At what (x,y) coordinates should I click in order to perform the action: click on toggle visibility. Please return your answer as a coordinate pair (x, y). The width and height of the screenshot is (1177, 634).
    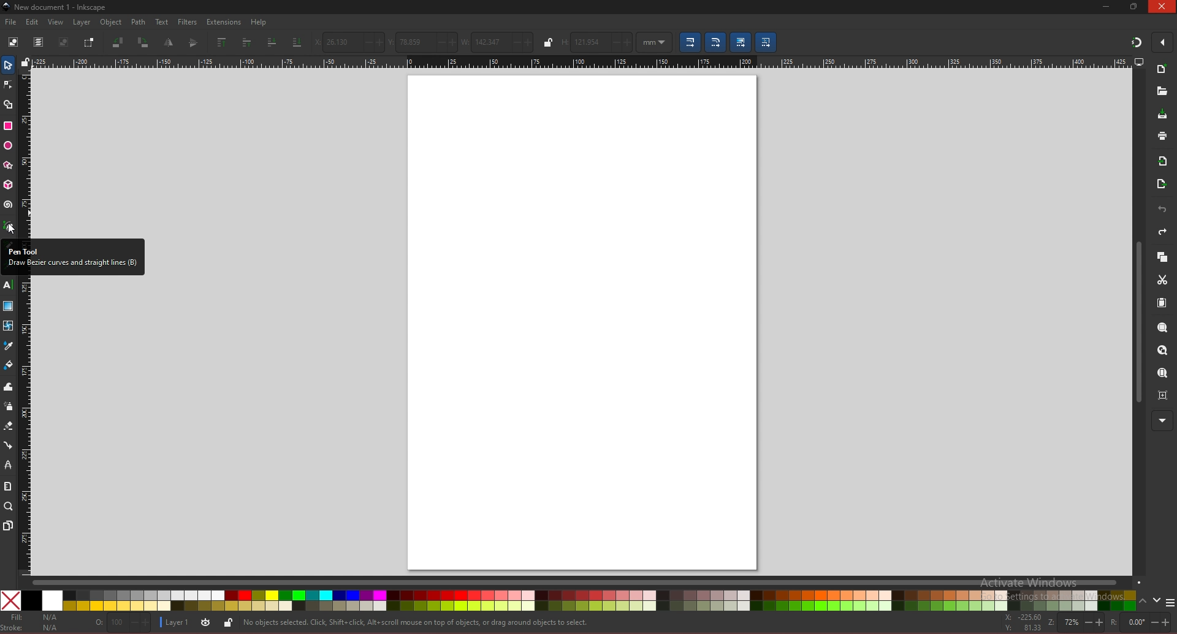
    Looking at the image, I should click on (205, 623).